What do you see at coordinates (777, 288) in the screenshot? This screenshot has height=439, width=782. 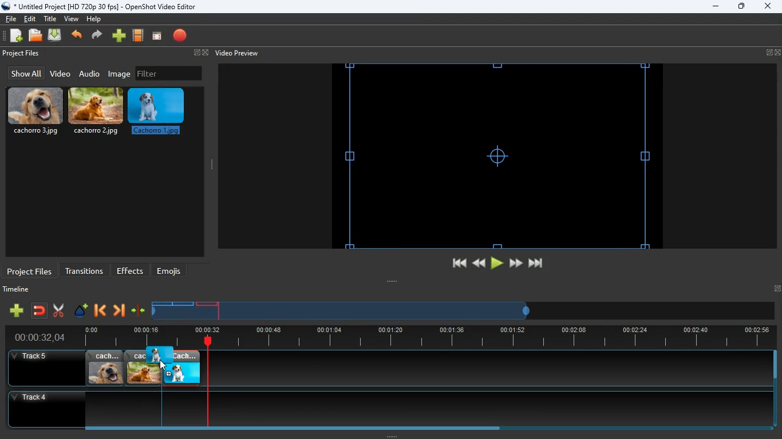 I see `Fullscreen` at bounding box center [777, 288].